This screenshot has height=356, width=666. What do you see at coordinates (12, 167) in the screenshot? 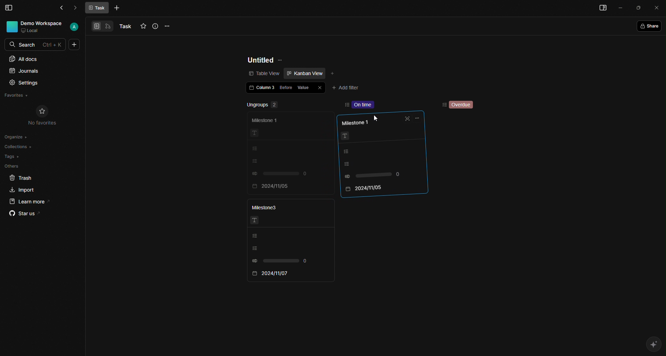
I see `Others` at bounding box center [12, 167].